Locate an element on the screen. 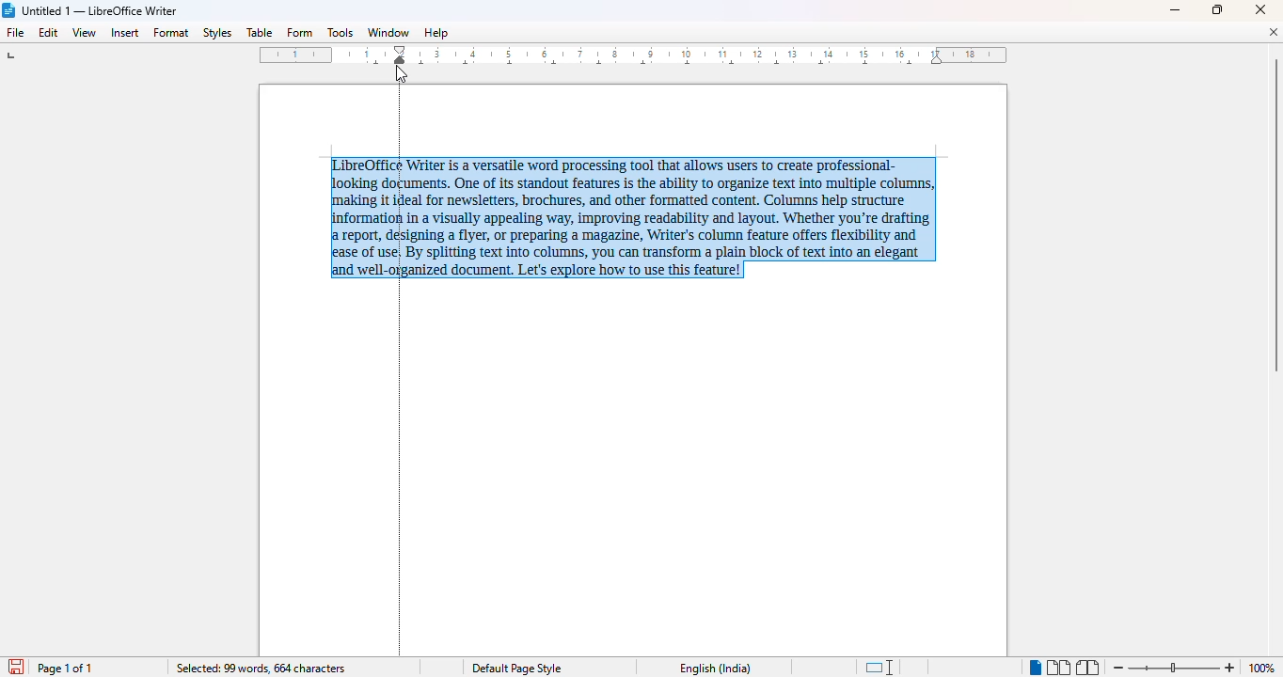  ruler is located at coordinates (635, 55).